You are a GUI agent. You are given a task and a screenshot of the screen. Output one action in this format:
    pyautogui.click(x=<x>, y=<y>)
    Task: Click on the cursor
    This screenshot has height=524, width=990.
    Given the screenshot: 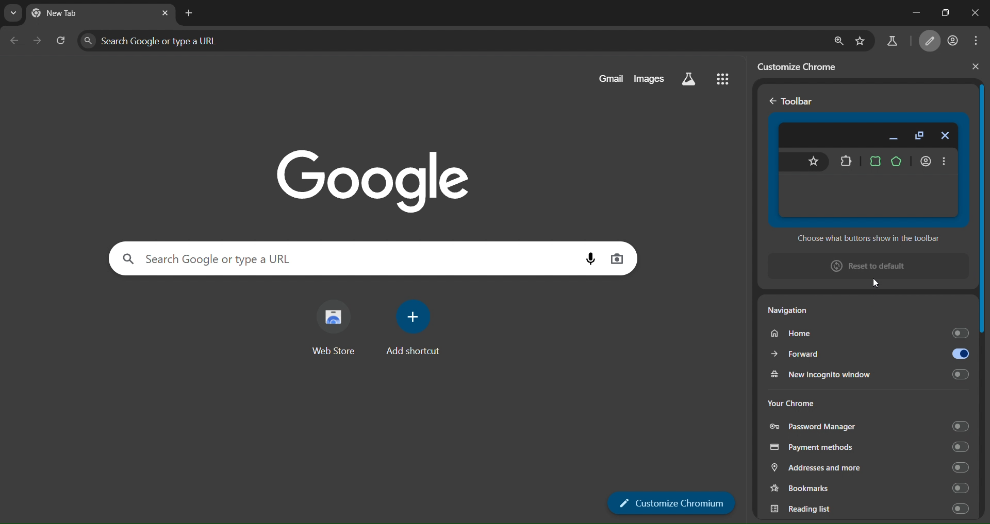 What is the action you would take?
    pyautogui.click(x=875, y=282)
    